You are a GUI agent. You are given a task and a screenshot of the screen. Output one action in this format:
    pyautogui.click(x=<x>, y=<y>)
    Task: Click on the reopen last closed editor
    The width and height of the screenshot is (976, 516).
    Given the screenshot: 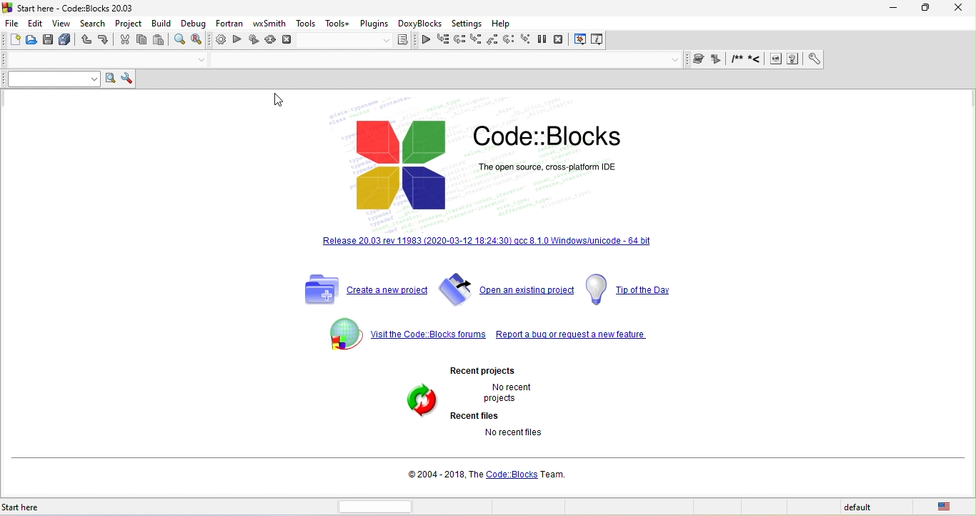 What is the action you would take?
    pyautogui.click(x=162, y=390)
    